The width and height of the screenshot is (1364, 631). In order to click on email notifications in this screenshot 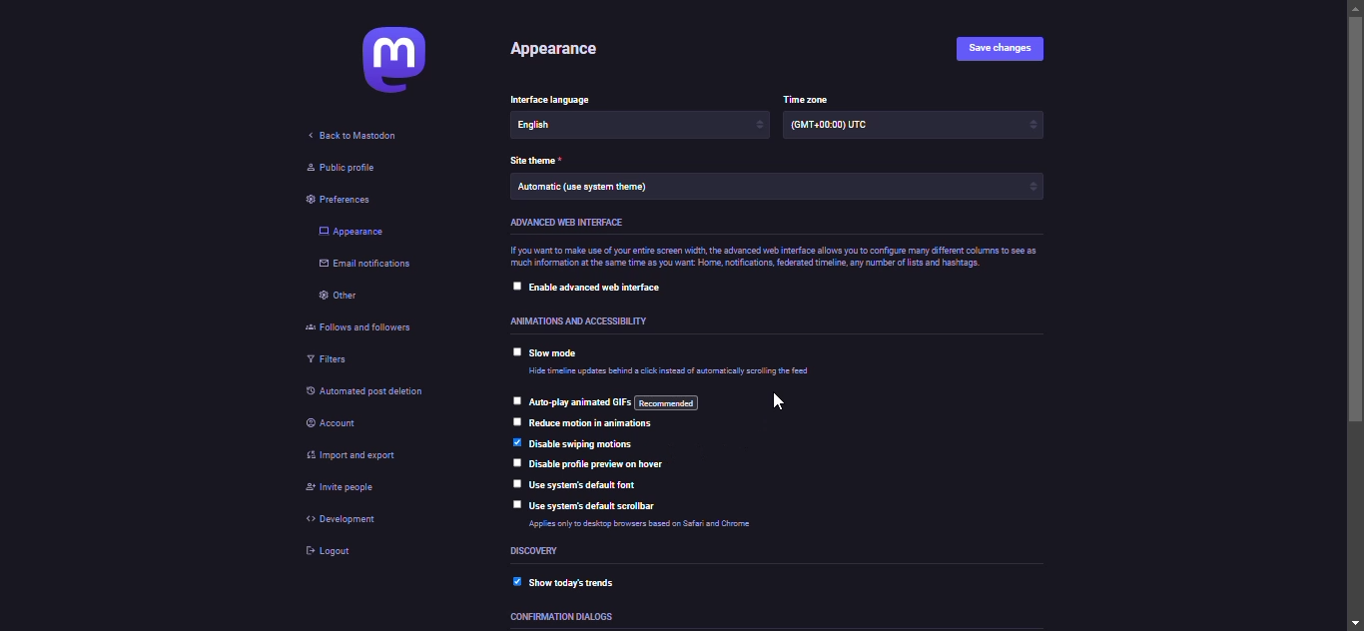, I will do `click(366, 265)`.